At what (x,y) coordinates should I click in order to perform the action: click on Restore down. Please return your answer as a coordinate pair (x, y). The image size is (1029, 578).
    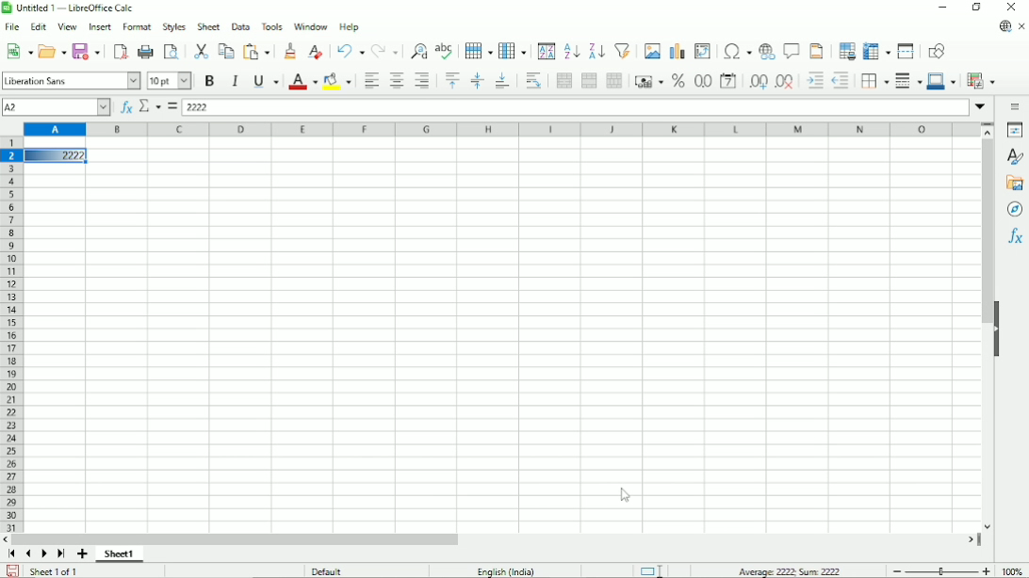
    Looking at the image, I should click on (978, 7).